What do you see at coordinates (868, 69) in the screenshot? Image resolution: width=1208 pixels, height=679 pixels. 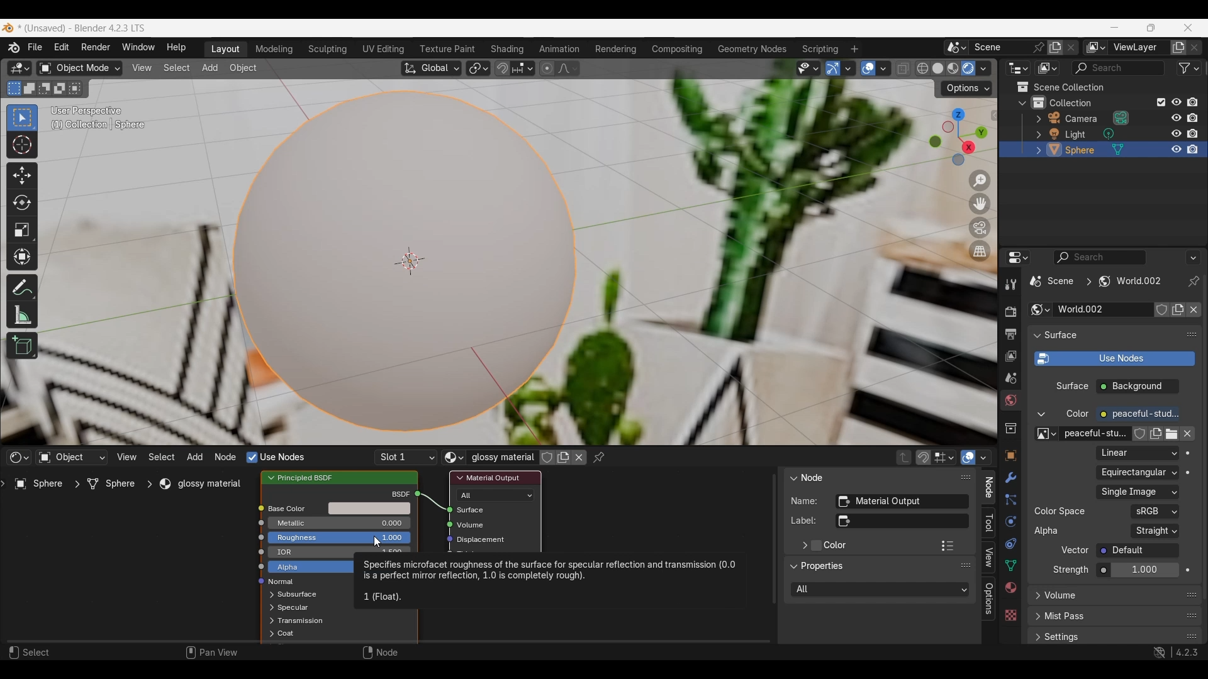 I see `Show overlay` at bounding box center [868, 69].